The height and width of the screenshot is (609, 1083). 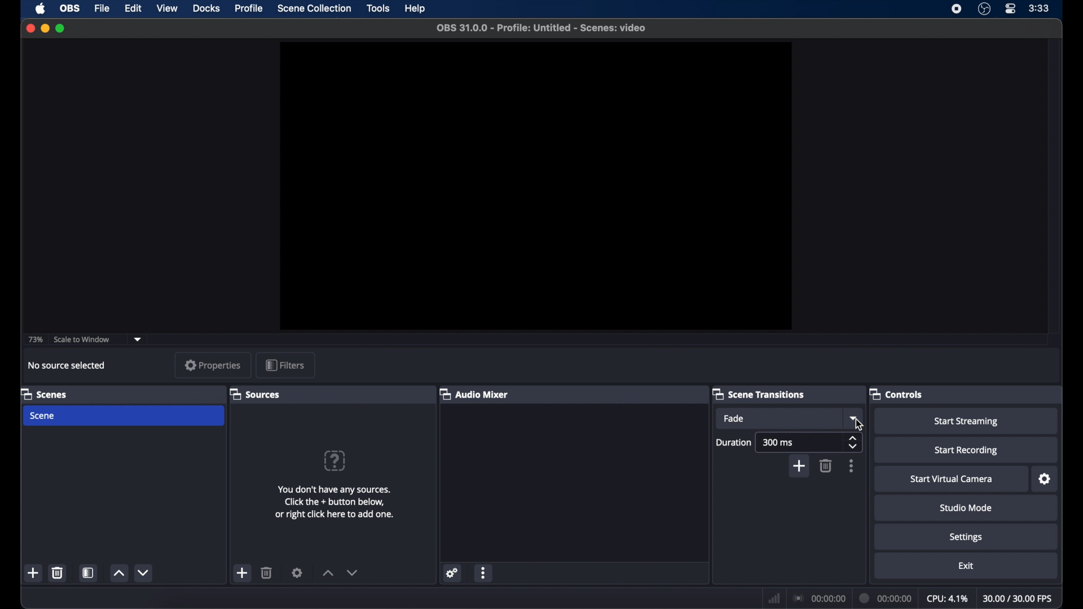 What do you see at coordinates (89, 573) in the screenshot?
I see `scene filters` at bounding box center [89, 573].